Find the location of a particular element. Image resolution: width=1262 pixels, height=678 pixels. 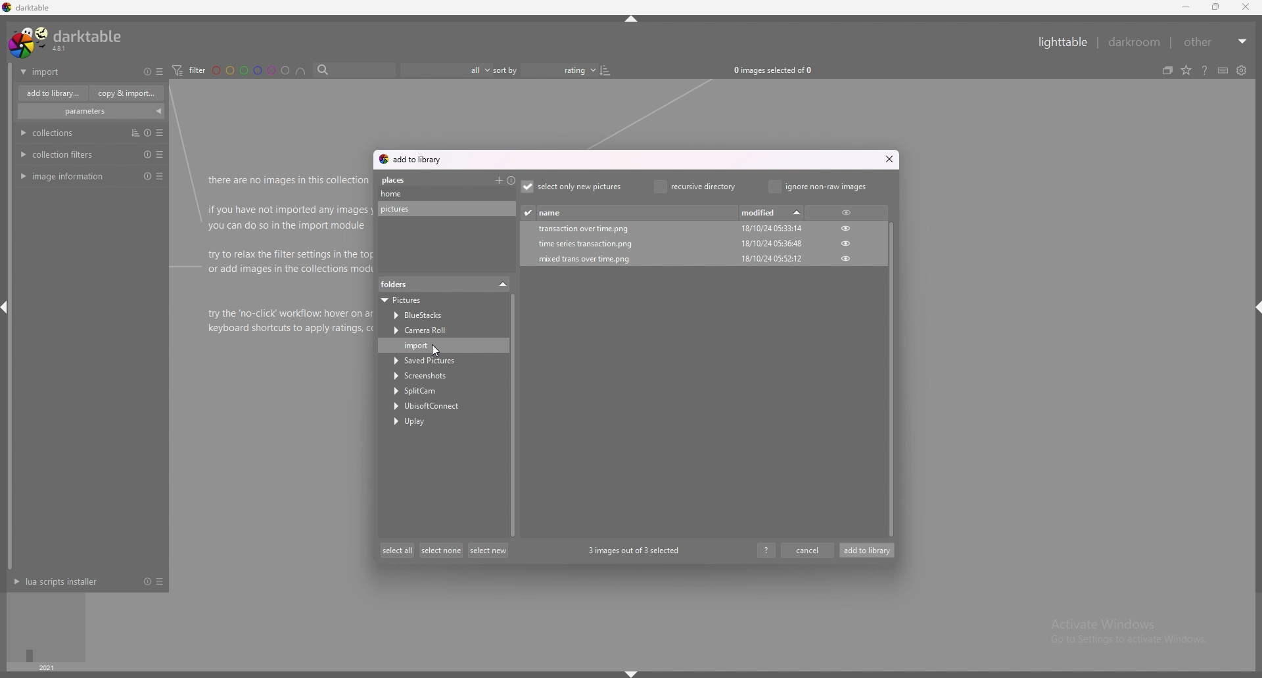

hide is located at coordinates (847, 228).